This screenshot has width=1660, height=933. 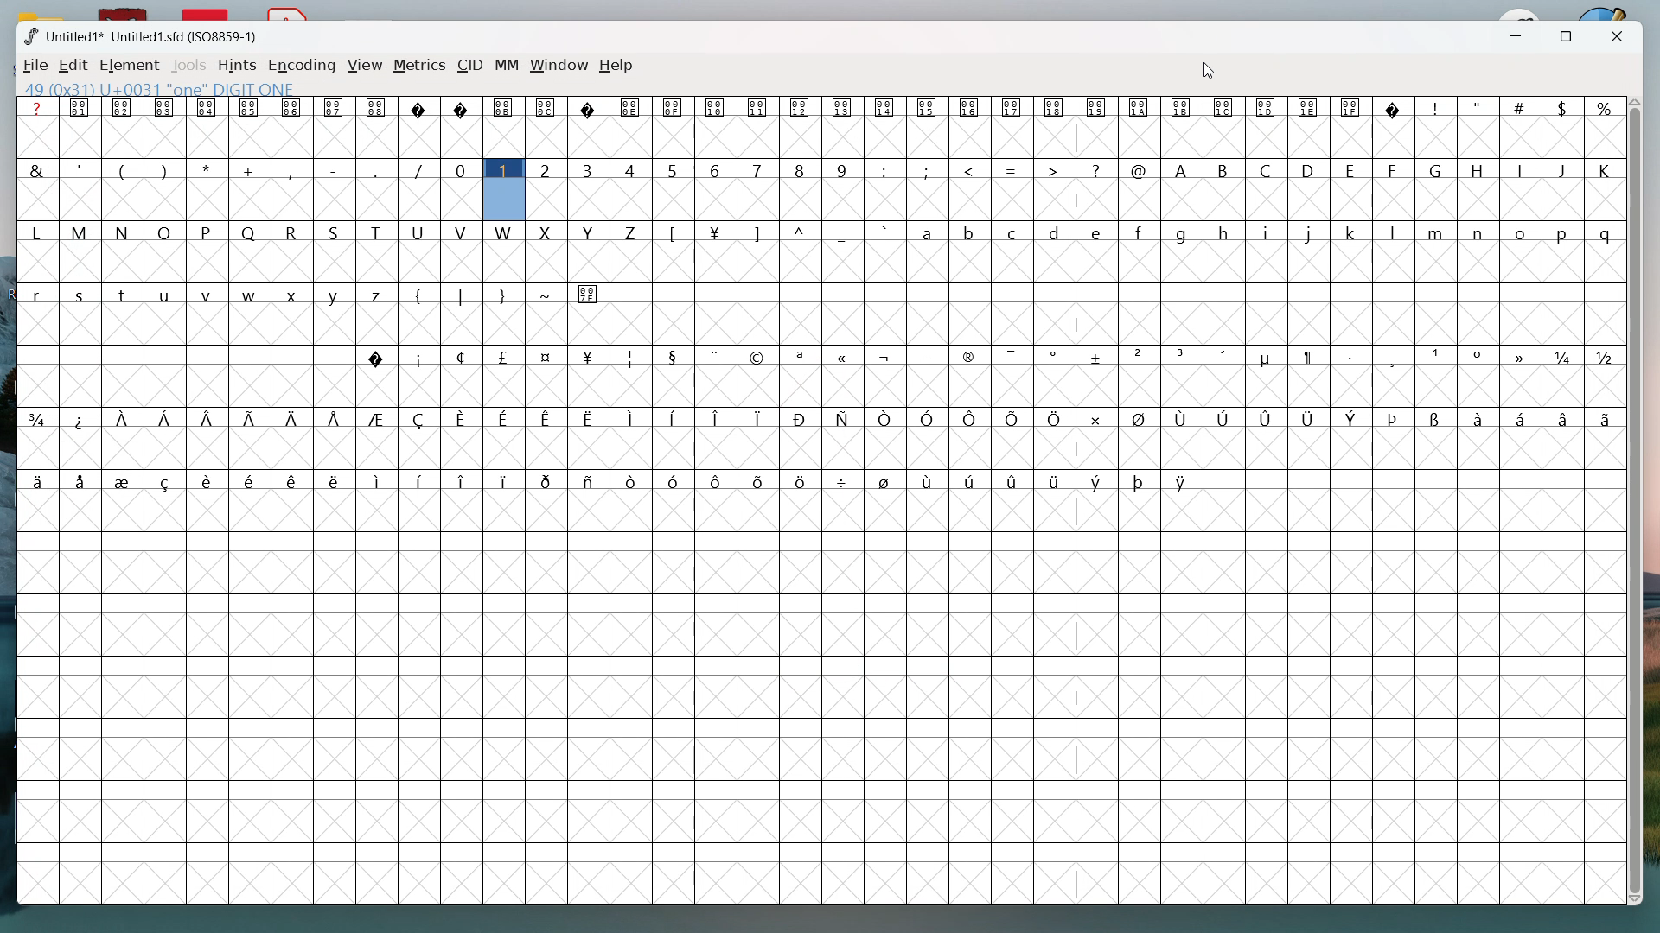 I want to click on CID, so click(x=471, y=66).